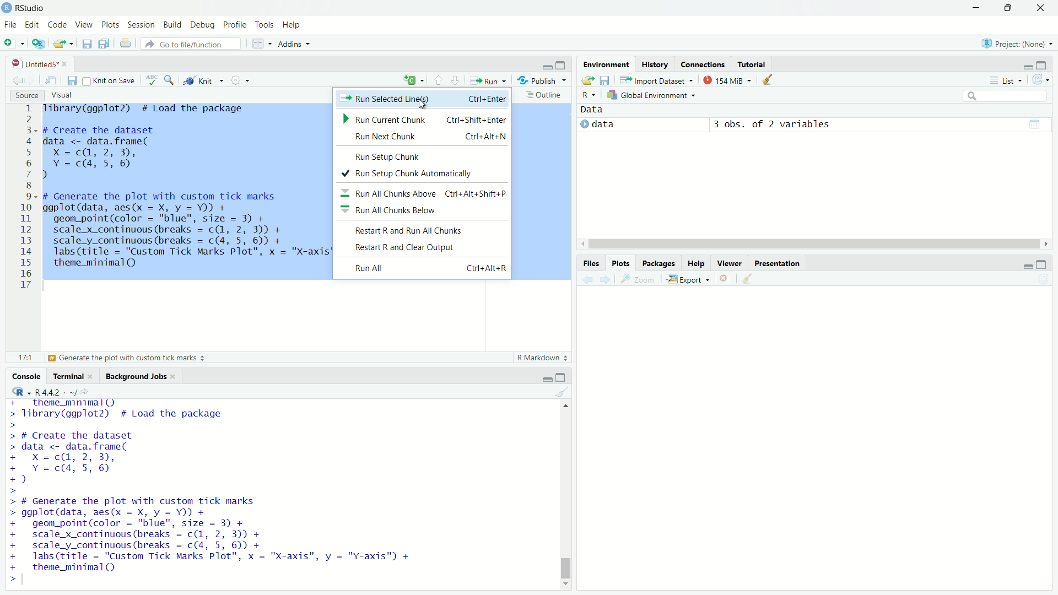 The width and height of the screenshot is (1058, 595). Describe the element at coordinates (606, 278) in the screenshot. I see `next plot` at that location.